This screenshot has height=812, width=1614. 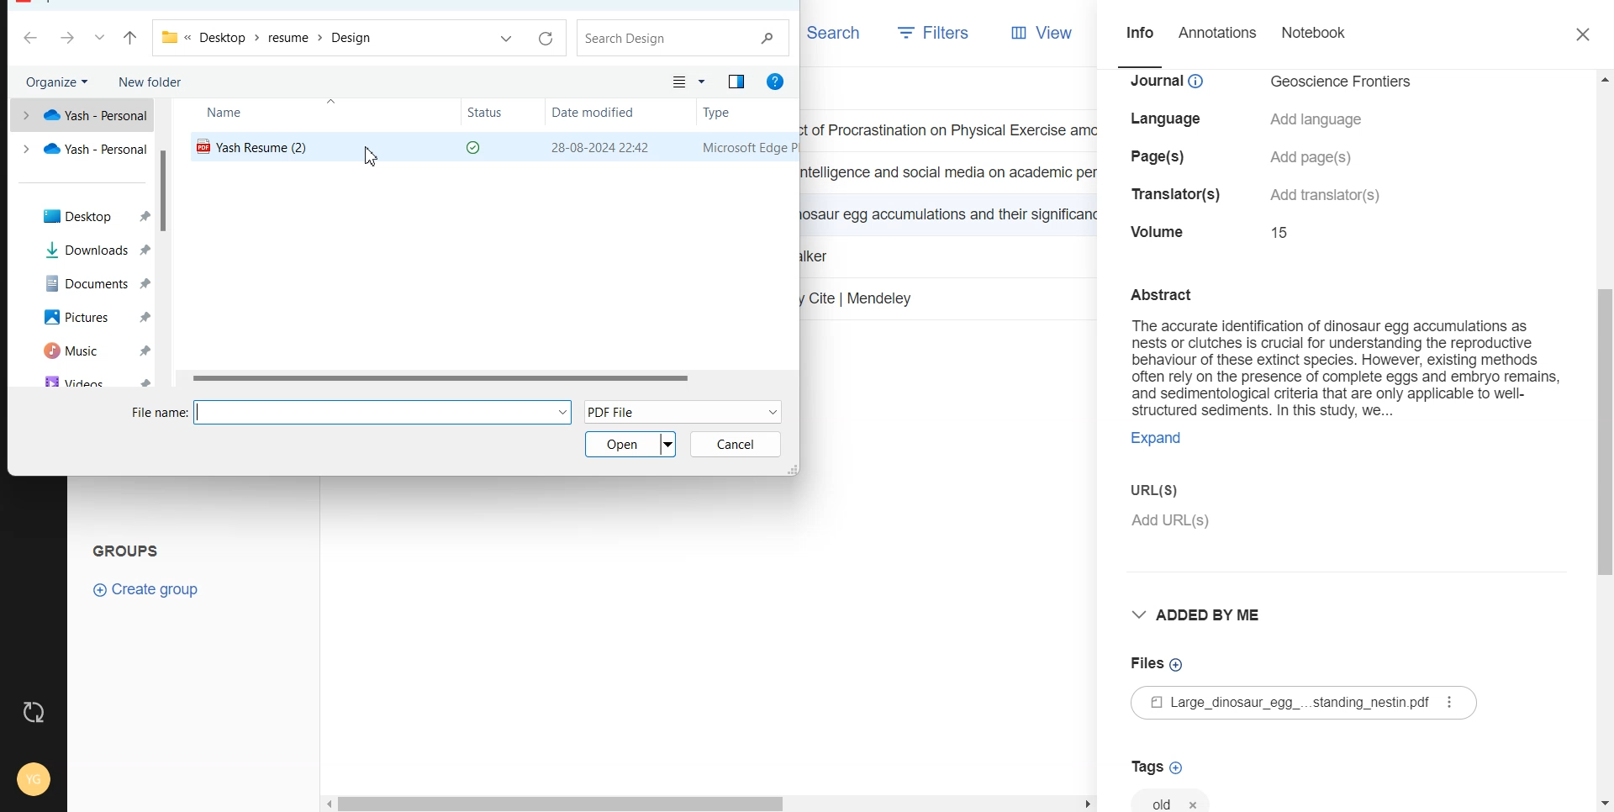 What do you see at coordinates (388, 414) in the screenshot?
I see `File name` at bounding box center [388, 414].